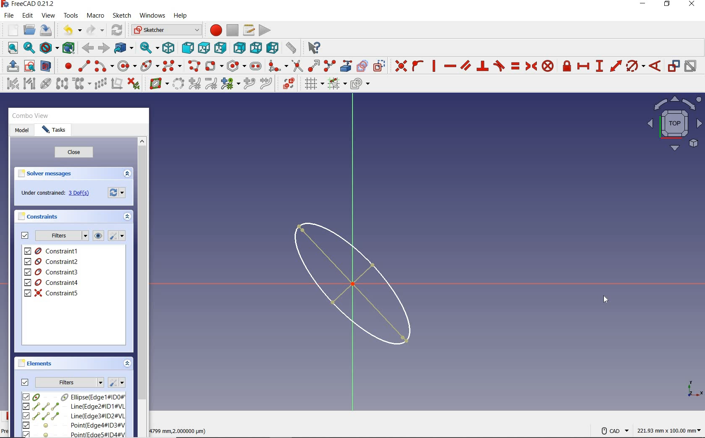  Describe the element at coordinates (399, 66) in the screenshot. I see `constrain coincident` at that location.